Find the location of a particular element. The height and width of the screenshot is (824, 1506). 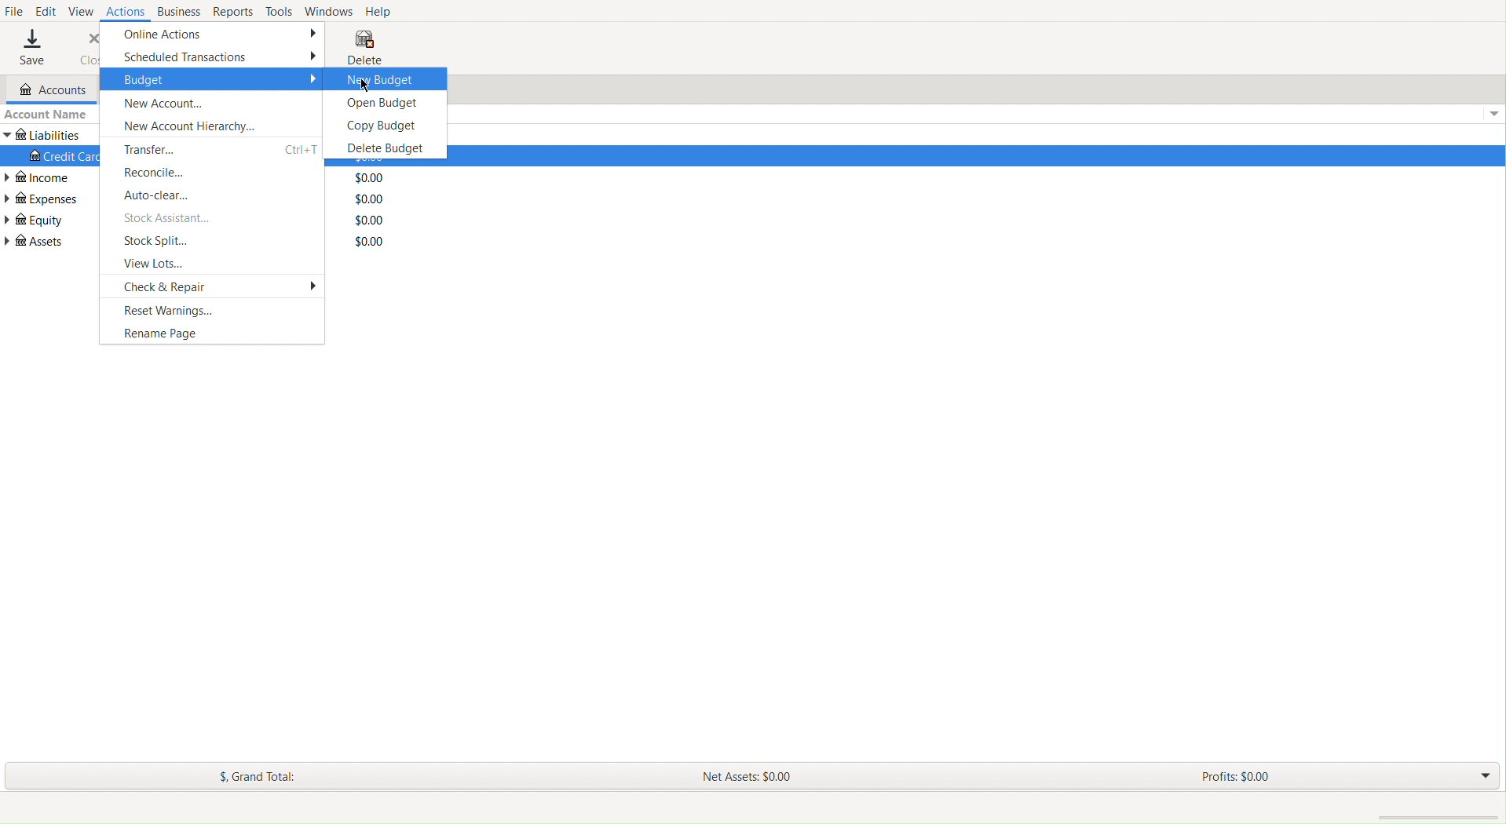

Reports is located at coordinates (231, 11).